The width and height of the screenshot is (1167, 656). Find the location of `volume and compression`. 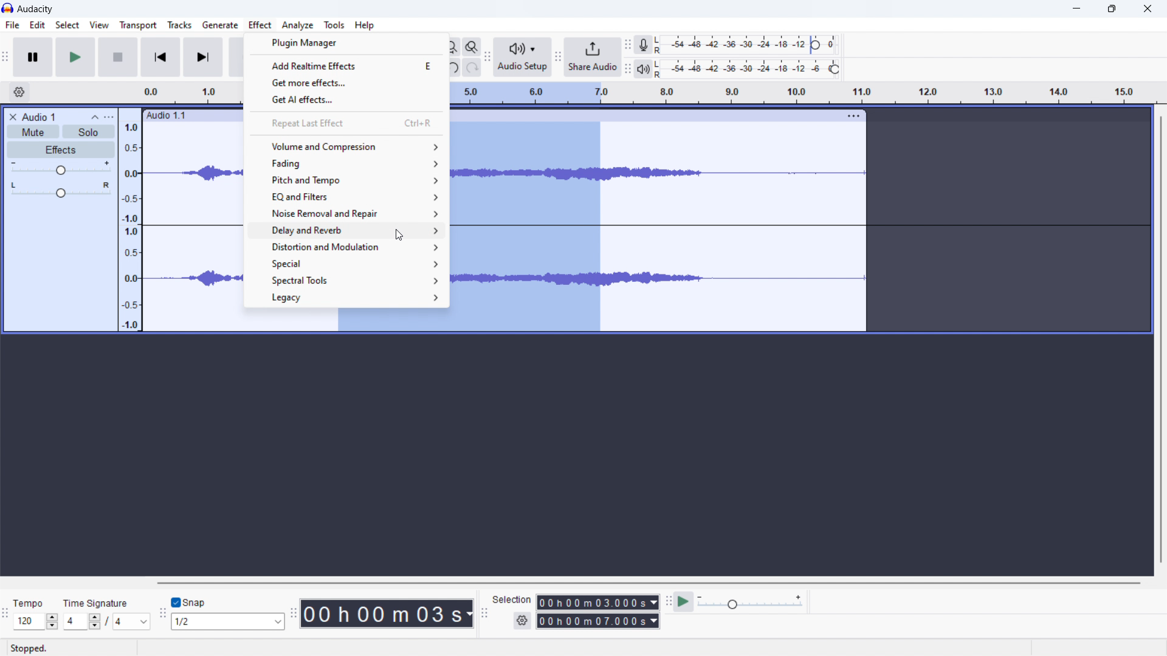

volume and compression is located at coordinates (345, 146).